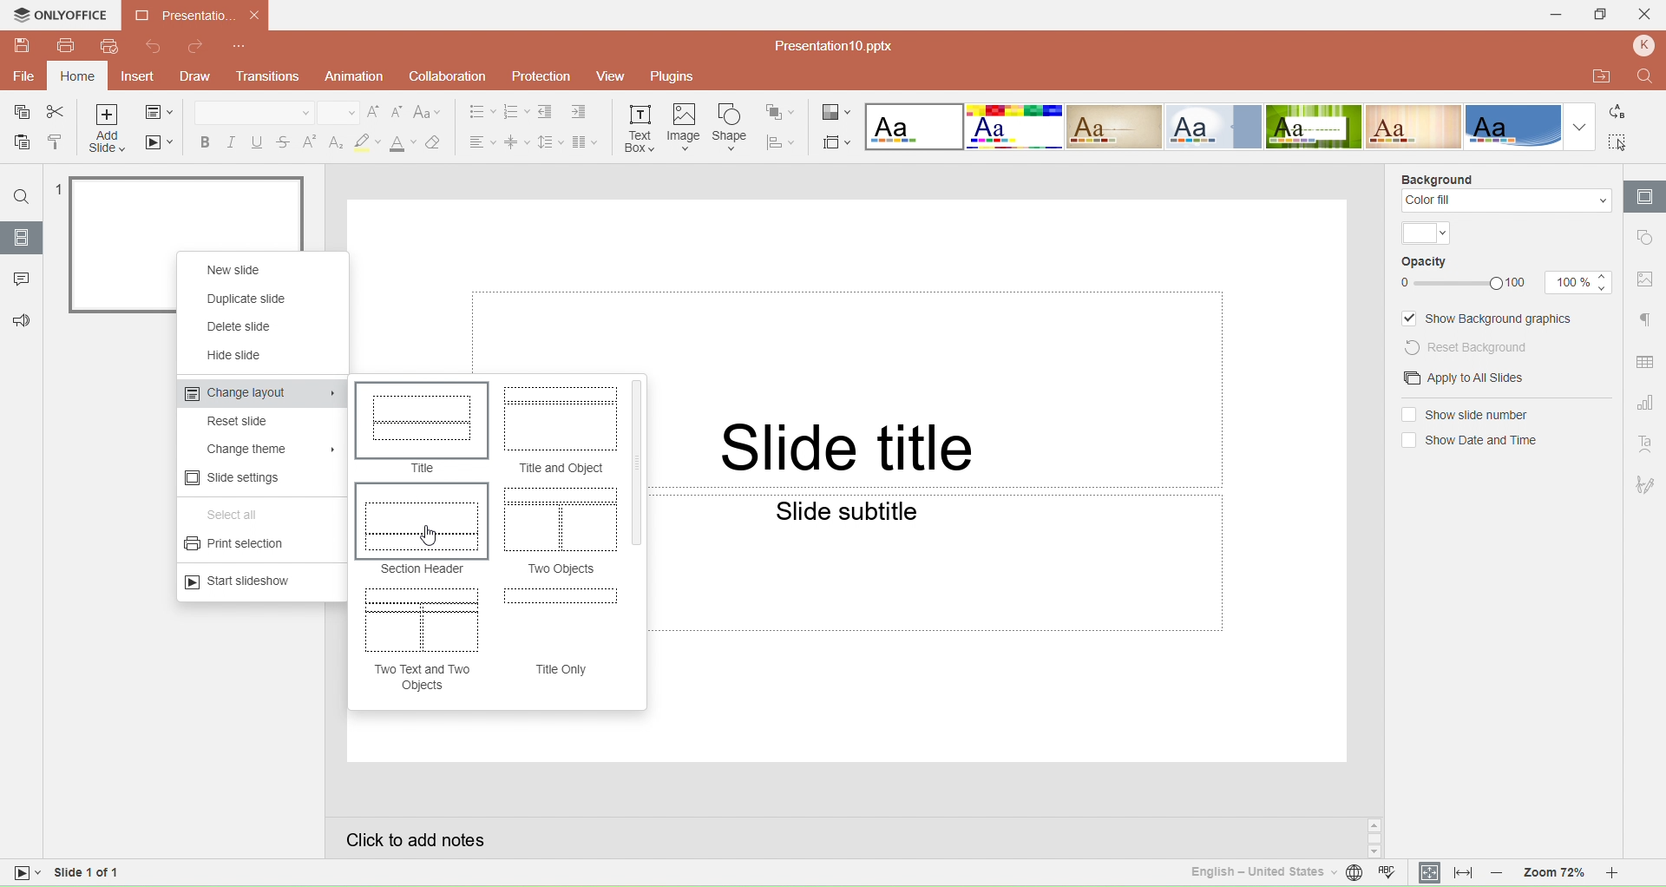 The image size is (1666, 887). What do you see at coordinates (563, 669) in the screenshot?
I see `Title Only` at bounding box center [563, 669].